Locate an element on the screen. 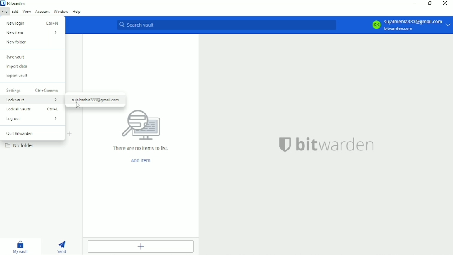  Minimize is located at coordinates (415, 4).